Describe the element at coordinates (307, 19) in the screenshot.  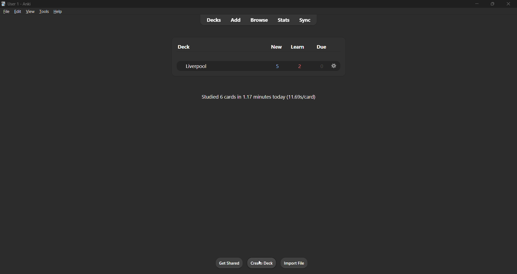
I see `sync` at that location.